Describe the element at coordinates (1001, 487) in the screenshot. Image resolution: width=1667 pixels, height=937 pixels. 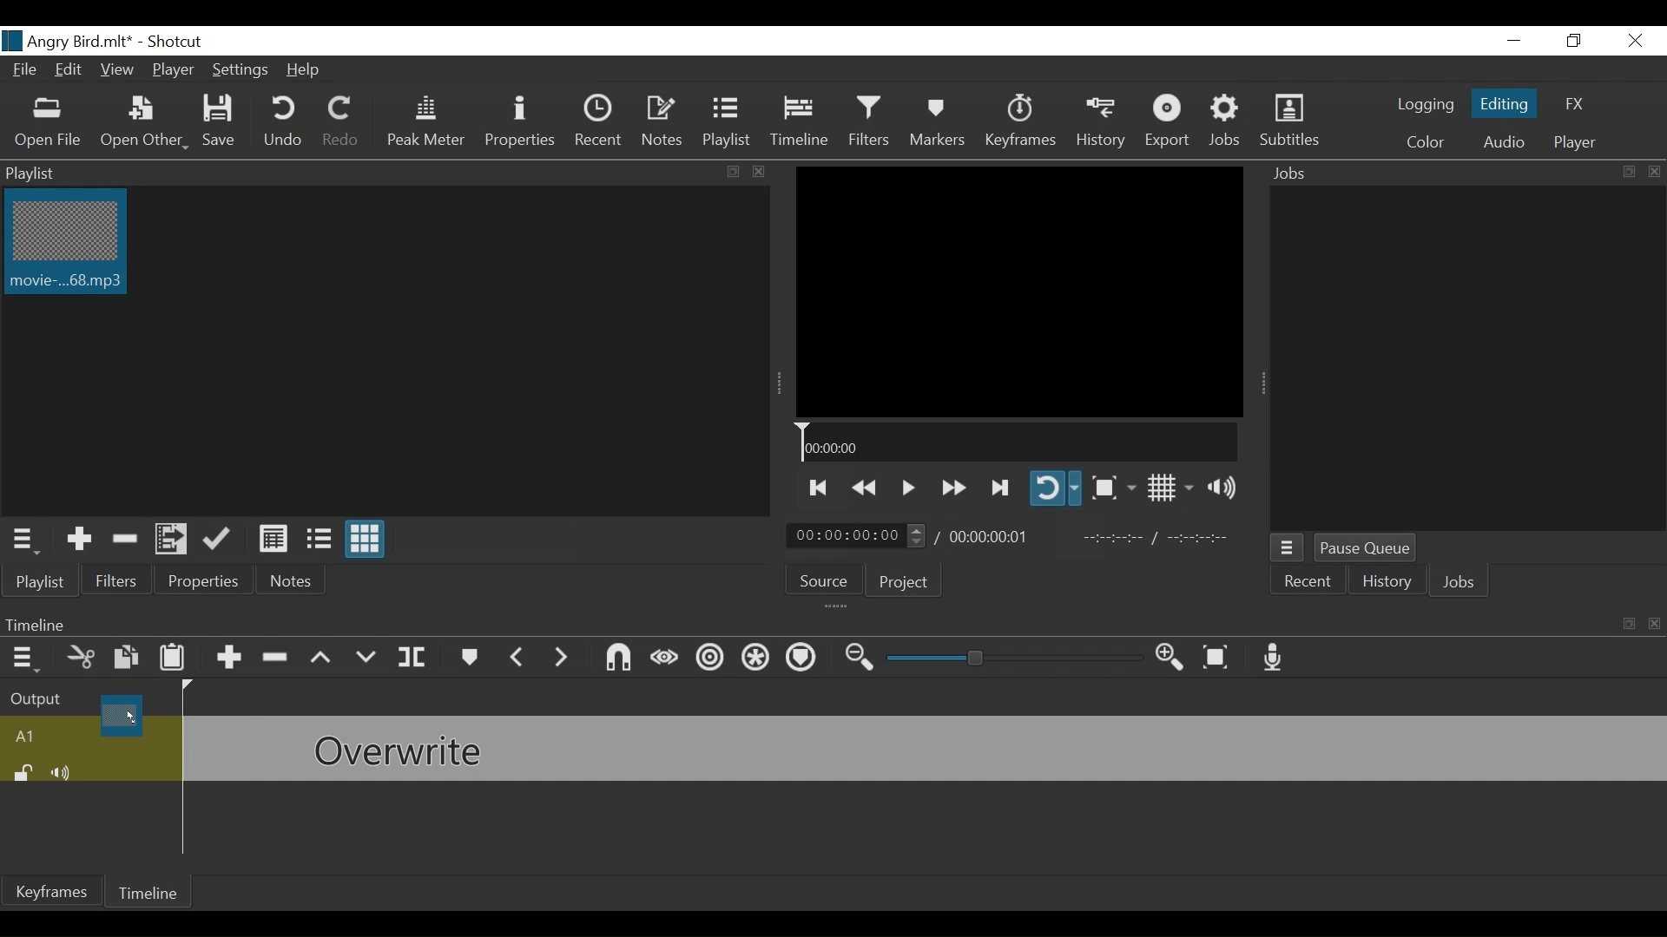
I see `Play forward quickly` at that location.